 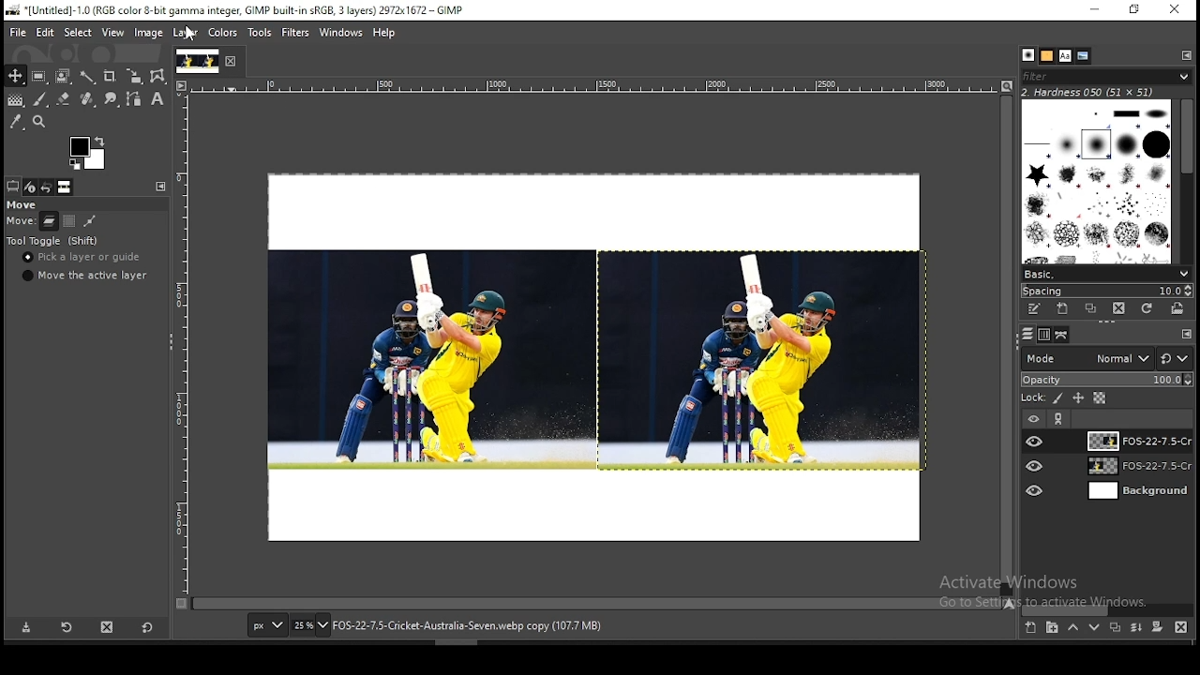 I want to click on layer visibility on/off, so click(x=1036, y=466).